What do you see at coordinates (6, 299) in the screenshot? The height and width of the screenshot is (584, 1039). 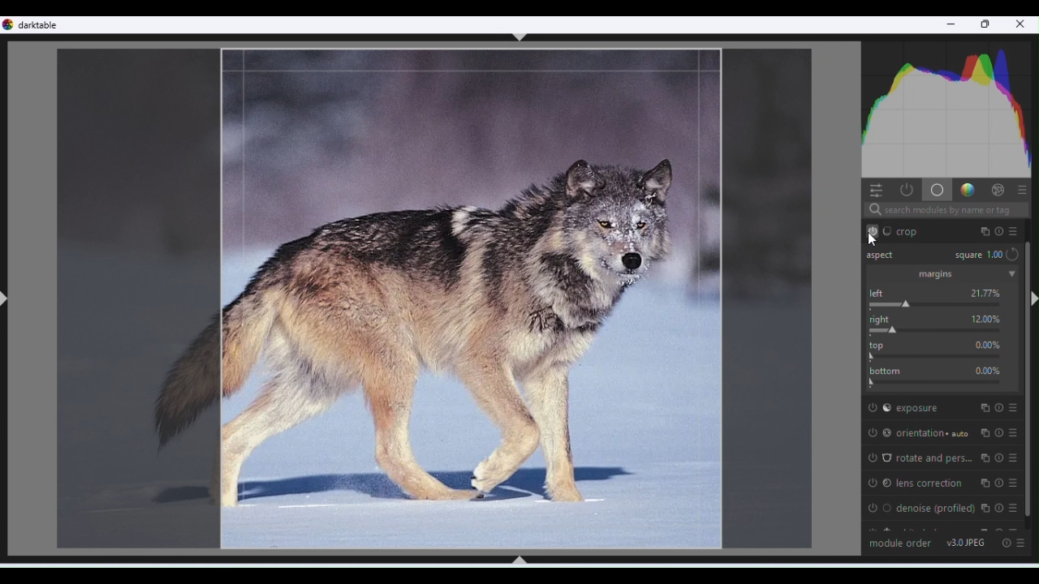 I see `ctrl+shift+l` at bounding box center [6, 299].